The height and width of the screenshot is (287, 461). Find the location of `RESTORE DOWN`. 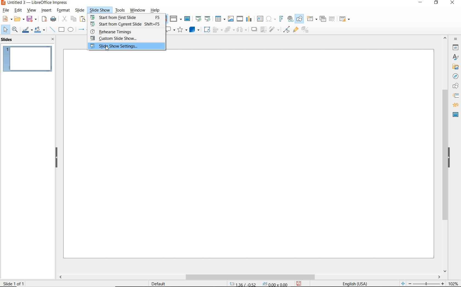

RESTORE DOWN is located at coordinates (437, 3).